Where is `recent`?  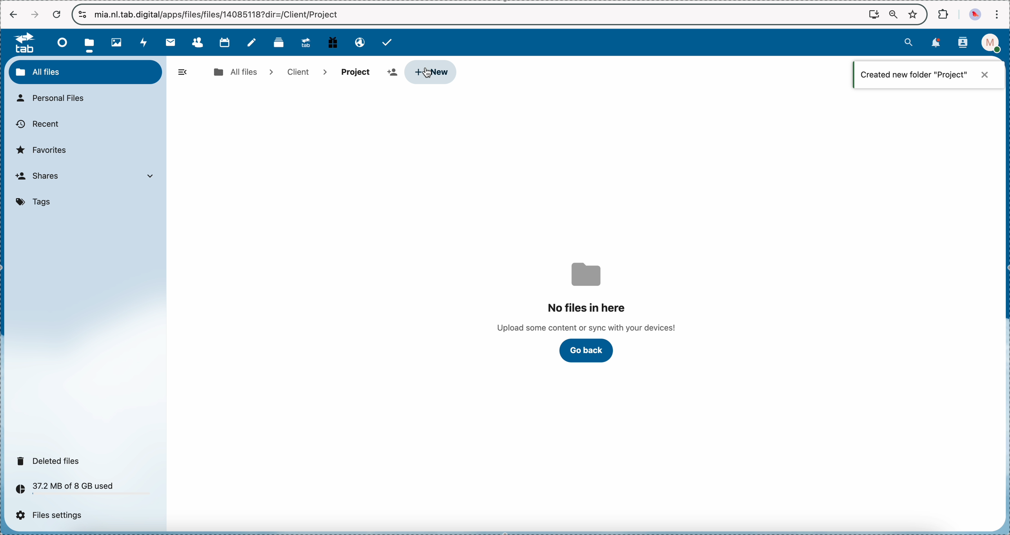 recent is located at coordinates (37, 125).